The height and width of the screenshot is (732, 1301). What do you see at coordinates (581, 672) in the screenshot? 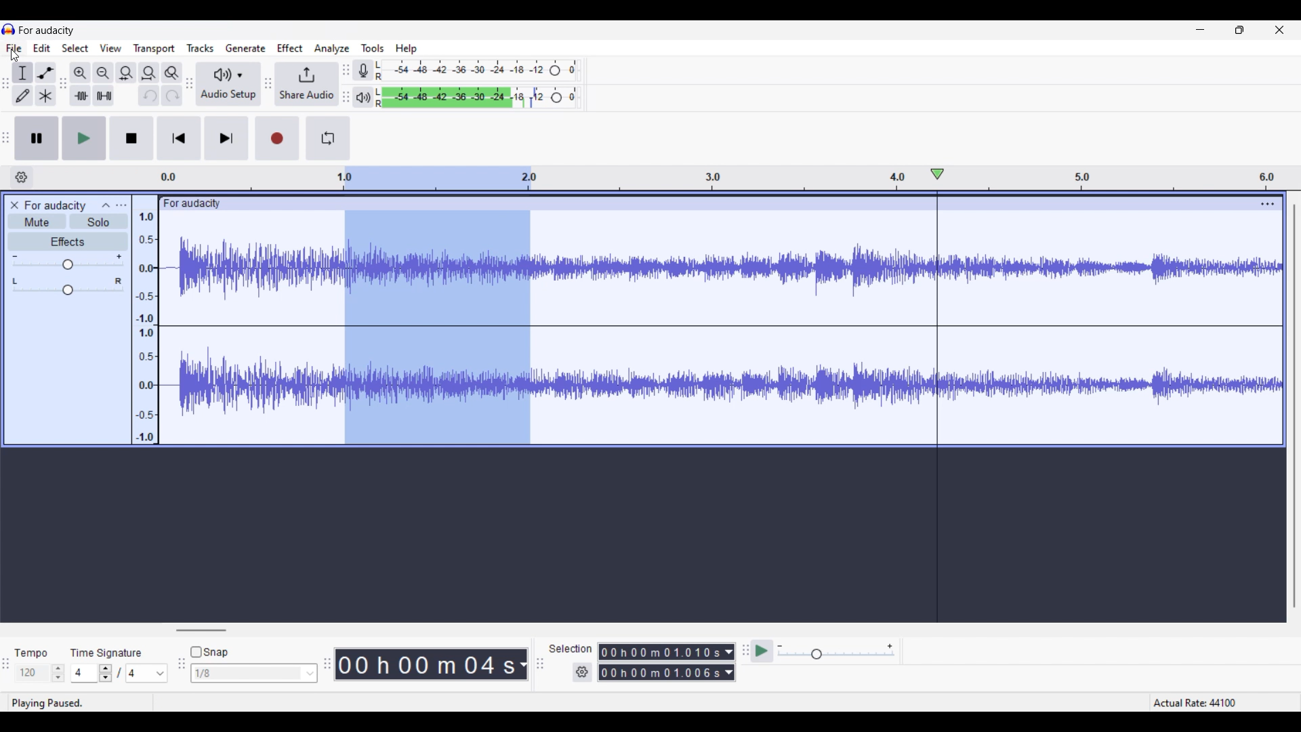
I see `Selection duration settings` at bounding box center [581, 672].